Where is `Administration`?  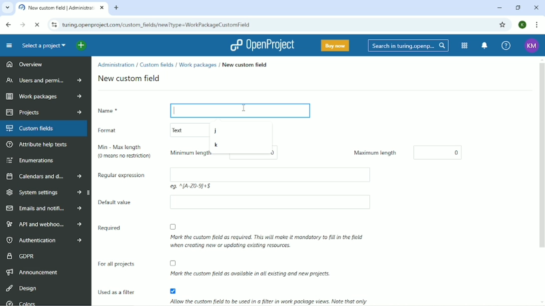 Administration is located at coordinates (116, 65).